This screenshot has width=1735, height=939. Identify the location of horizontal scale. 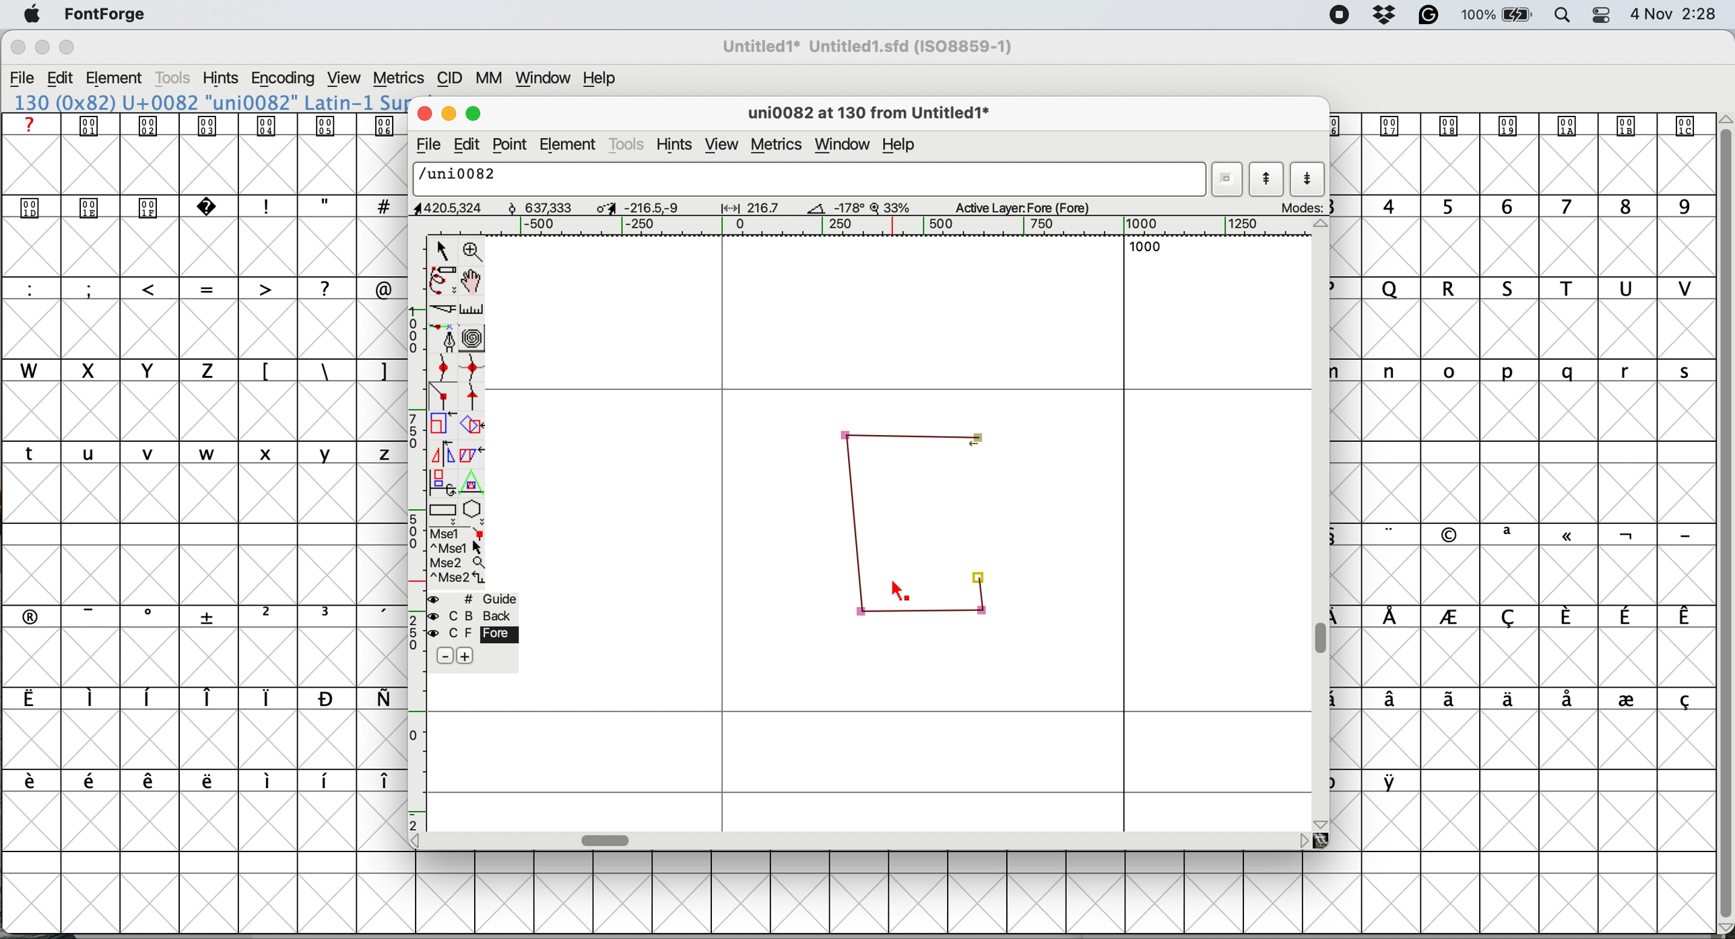
(888, 226).